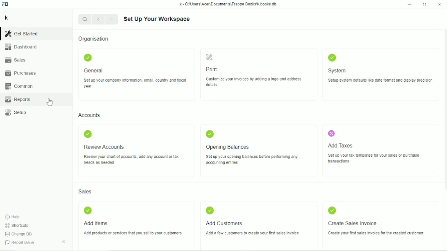 The width and height of the screenshot is (447, 251). What do you see at coordinates (133, 70) in the screenshot?
I see `General  set up your company information, email, country and fiscal year.` at bounding box center [133, 70].